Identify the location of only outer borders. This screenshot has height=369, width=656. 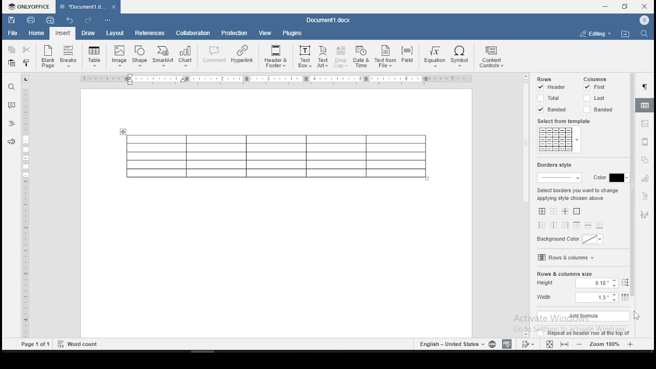
(578, 212).